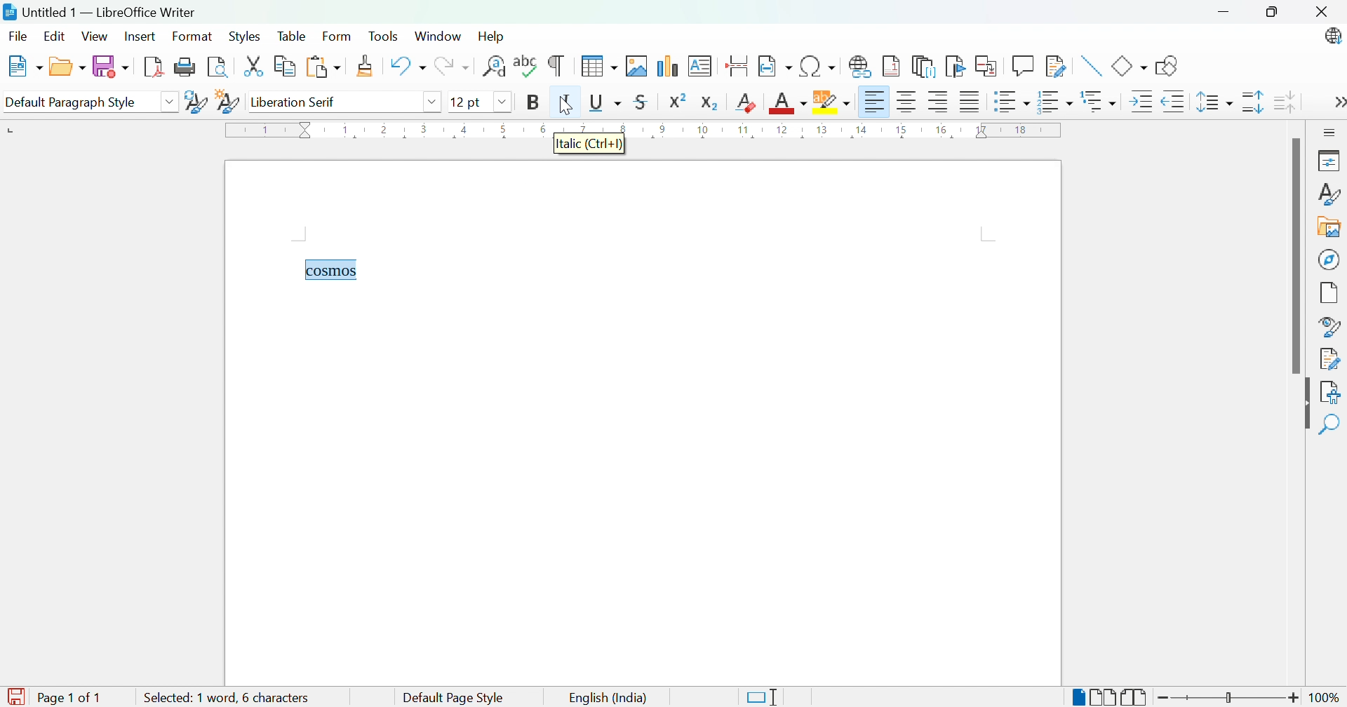 The image size is (1347, 707). I want to click on 12 pt, so click(469, 102).